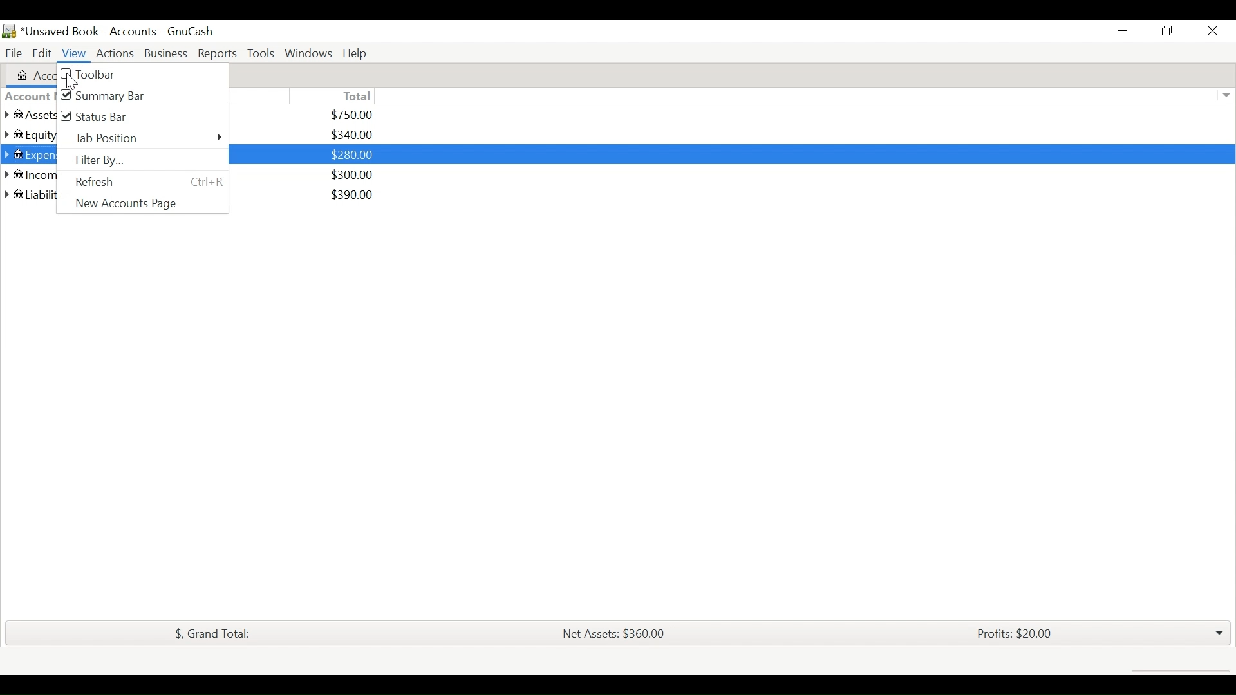 The height and width of the screenshot is (695, 1236). Describe the element at coordinates (9, 32) in the screenshot. I see `GnuCash Desktop icon` at that location.